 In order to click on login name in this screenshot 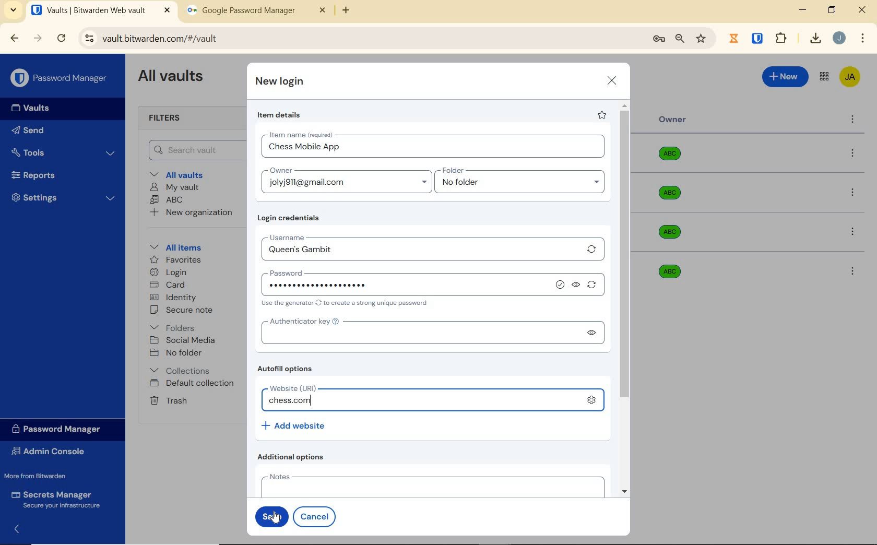, I will do `click(435, 149)`.